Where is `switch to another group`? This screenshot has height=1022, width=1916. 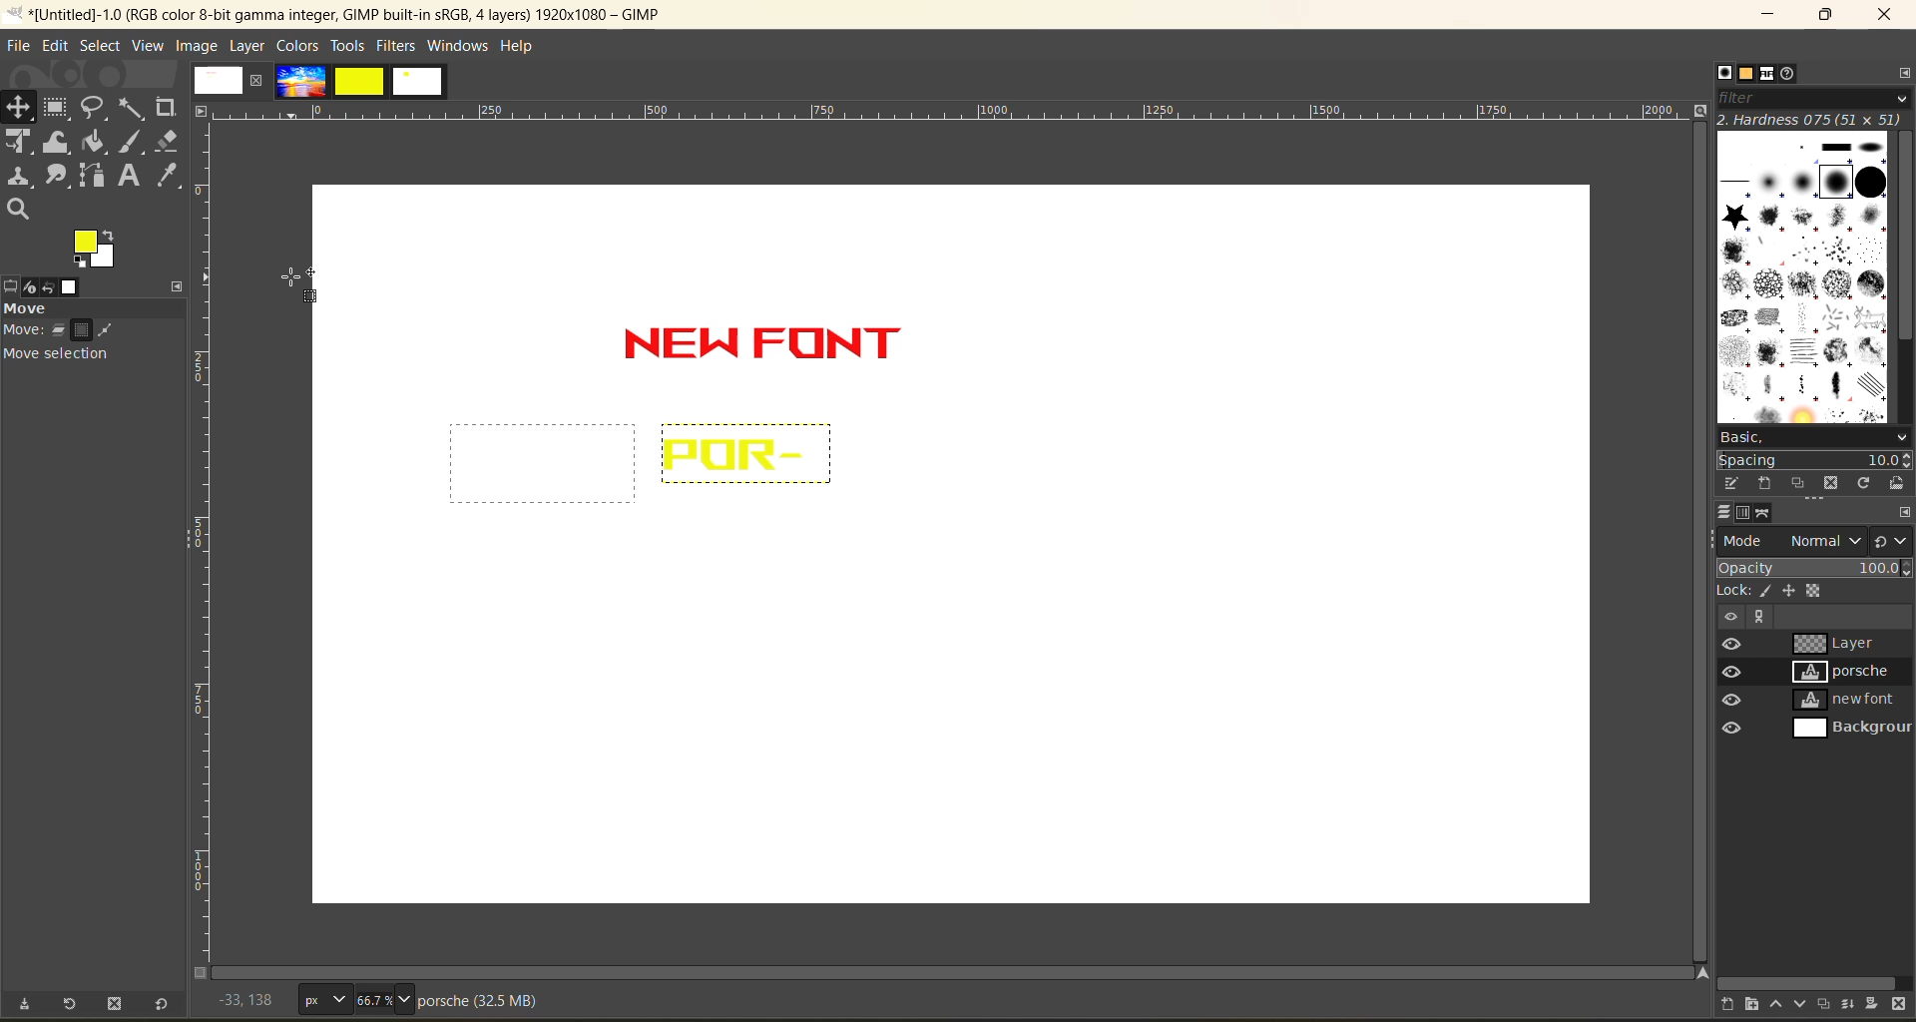 switch to another group is located at coordinates (1891, 543).